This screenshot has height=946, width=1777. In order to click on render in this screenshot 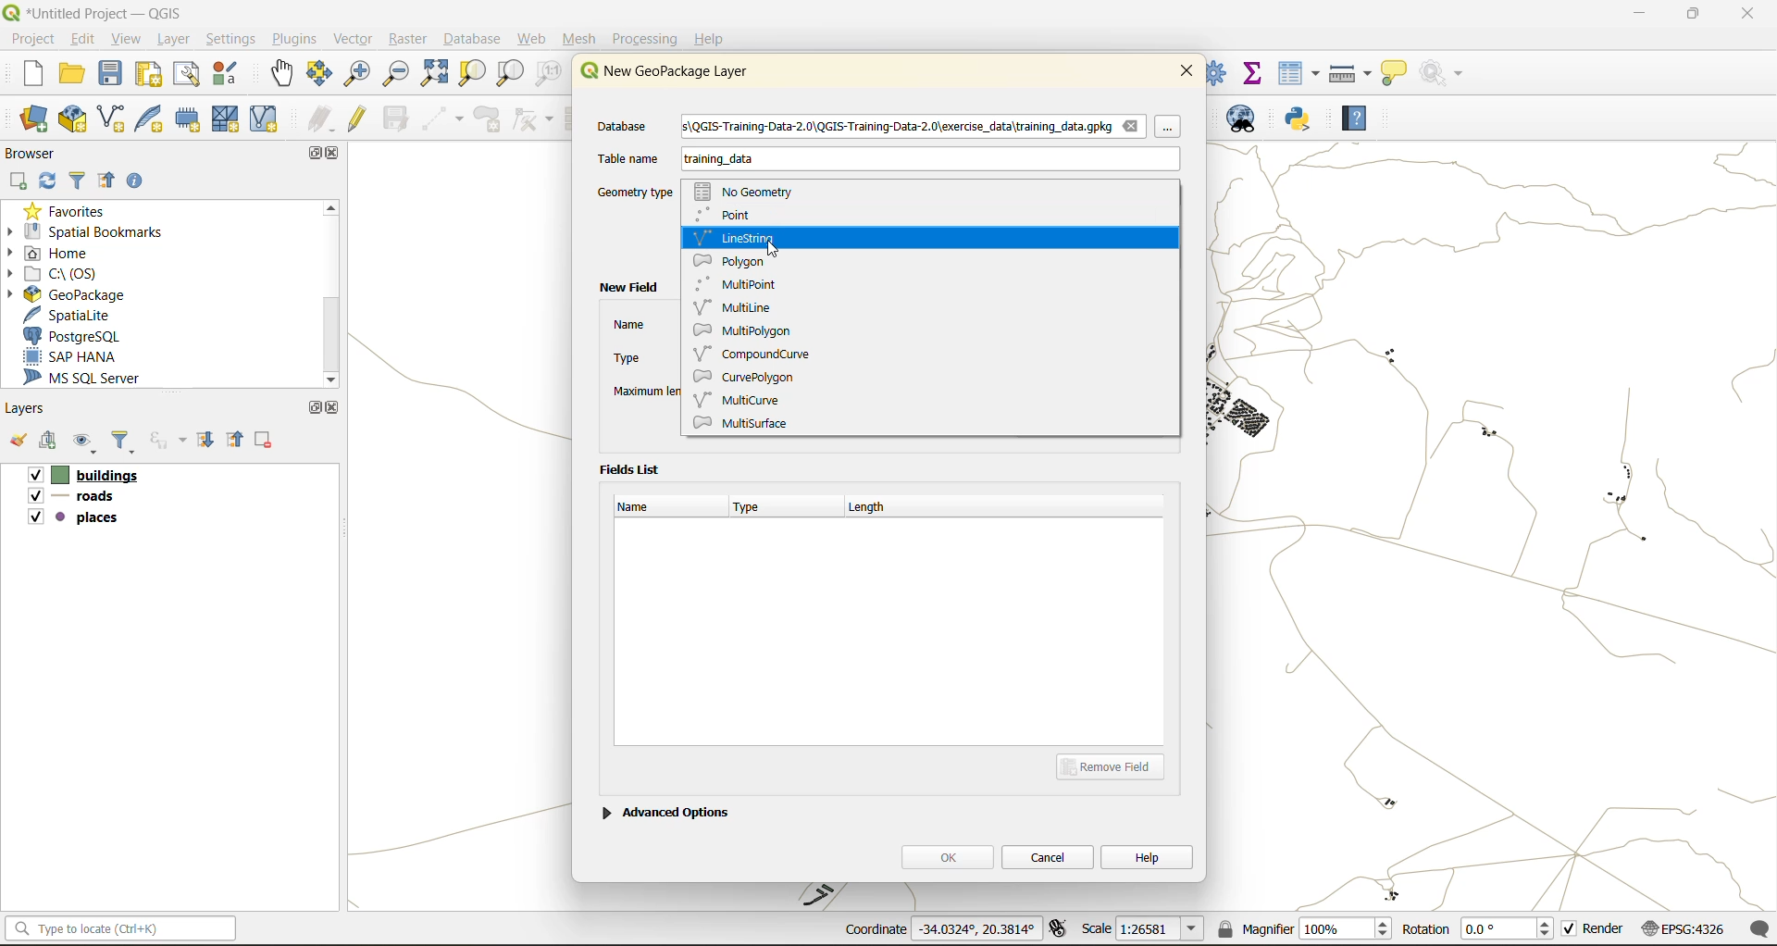, I will do `click(1595, 932)`.